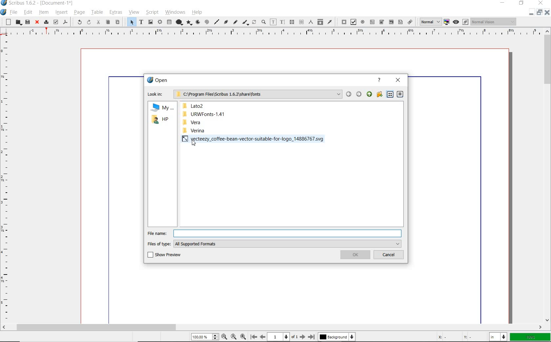  I want to click on edit, so click(28, 13).